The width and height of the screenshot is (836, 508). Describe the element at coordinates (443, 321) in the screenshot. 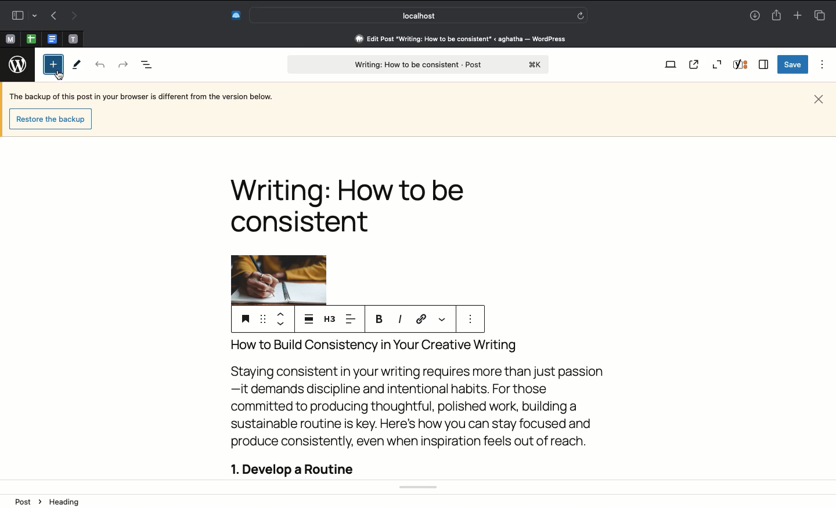

I see `More` at that location.